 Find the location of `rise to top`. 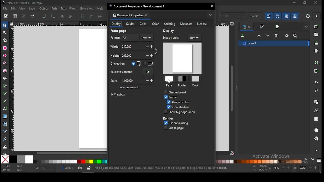

rise to top is located at coordinates (82, 16).